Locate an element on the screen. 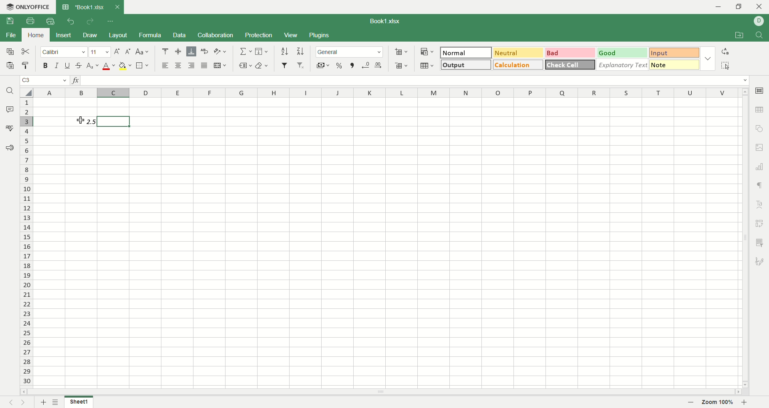  bad is located at coordinates (571, 53).